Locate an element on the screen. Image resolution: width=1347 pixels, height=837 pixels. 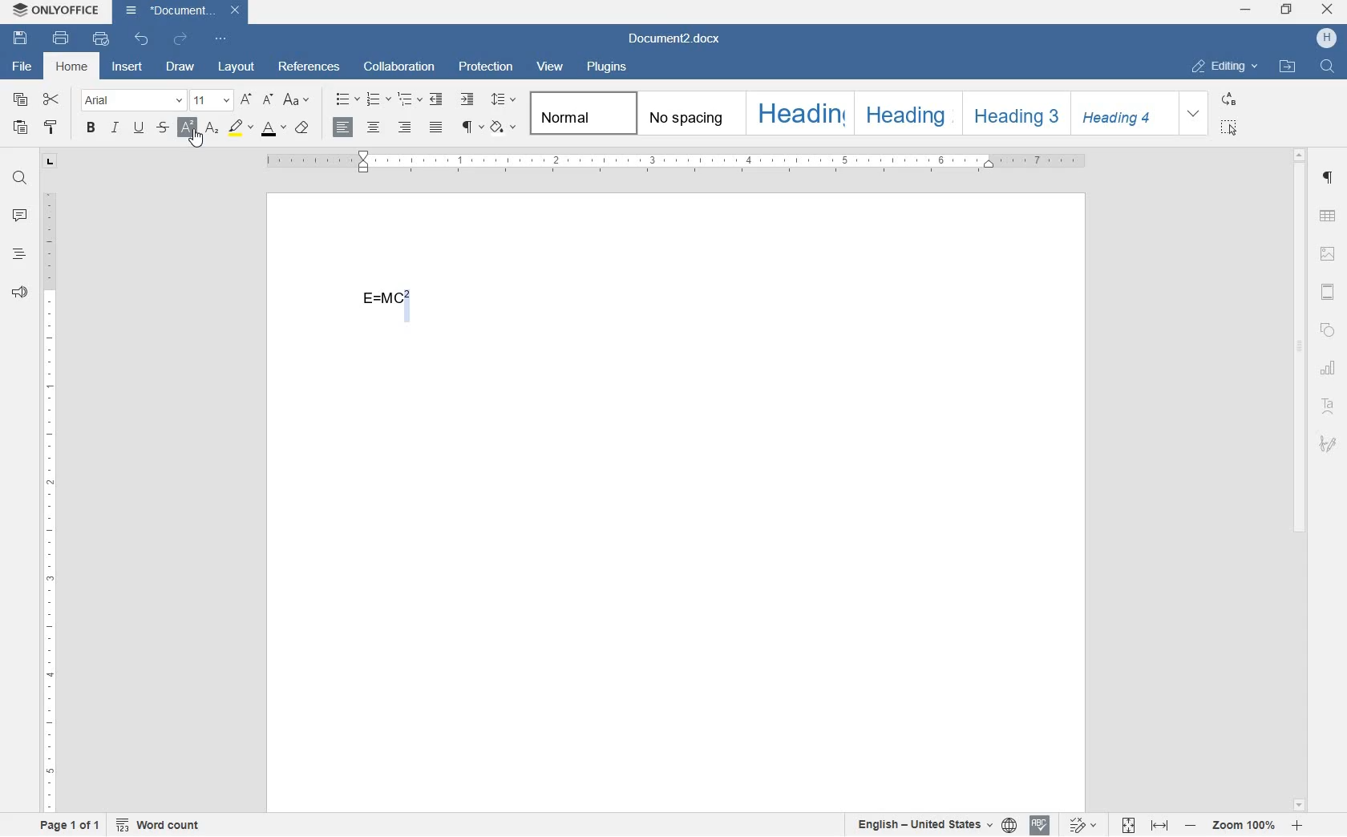
font color is located at coordinates (275, 128).